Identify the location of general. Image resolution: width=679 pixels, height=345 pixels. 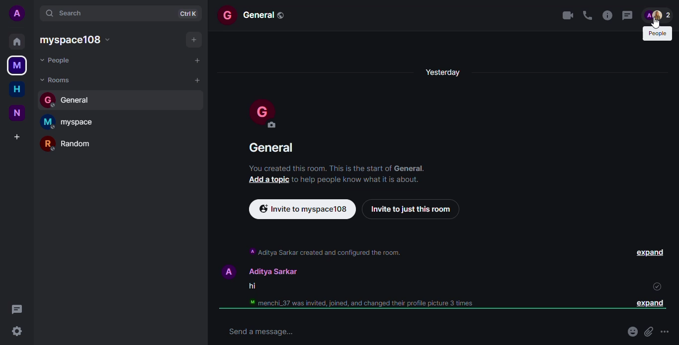
(71, 99).